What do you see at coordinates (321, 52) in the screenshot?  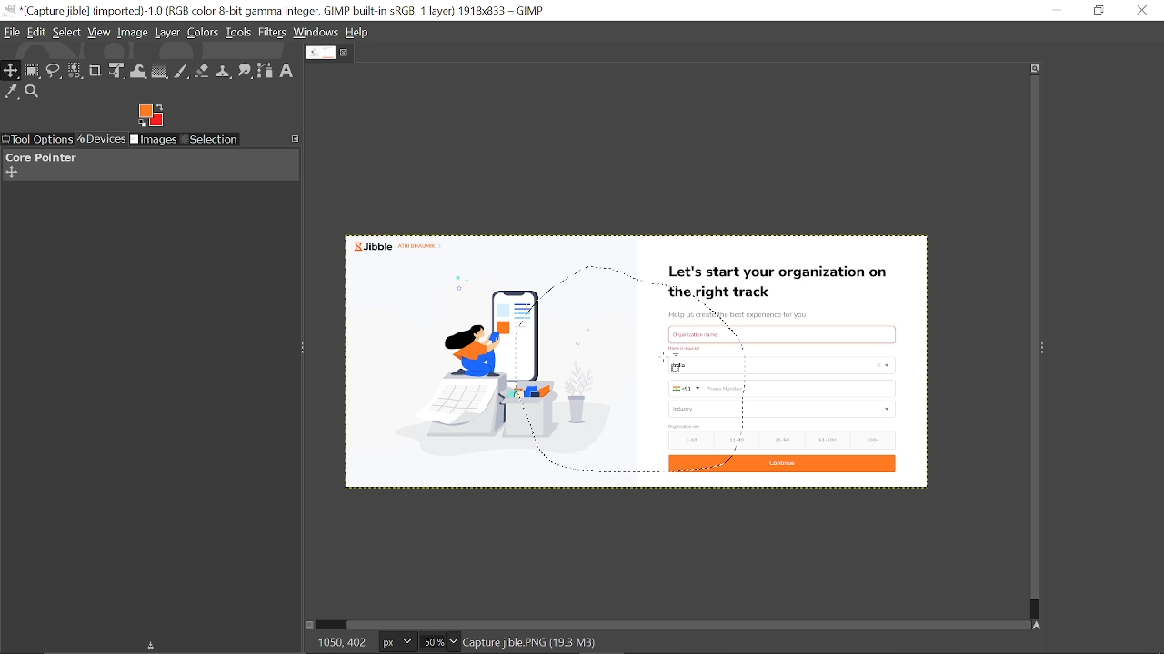 I see `Current tab` at bounding box center [321, 52].